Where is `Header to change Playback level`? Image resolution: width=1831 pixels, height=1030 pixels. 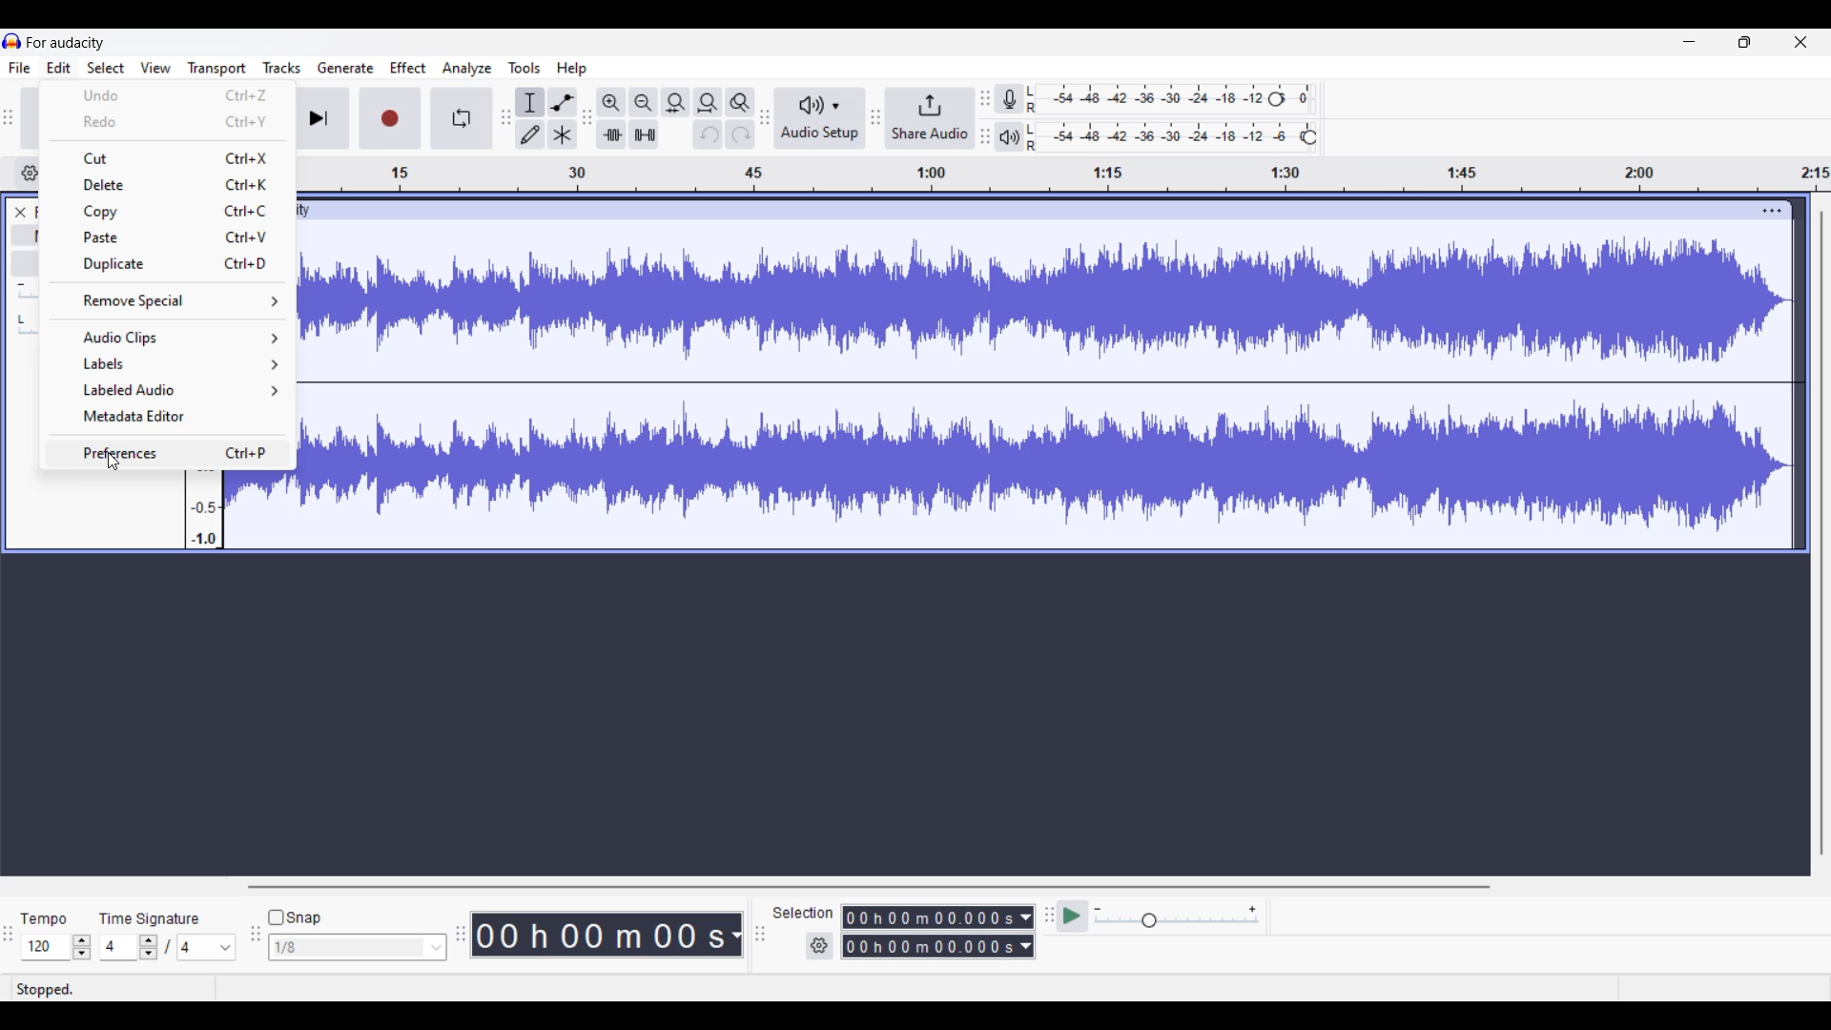
Header to change Playback level is located at coordinates (1309, 137).